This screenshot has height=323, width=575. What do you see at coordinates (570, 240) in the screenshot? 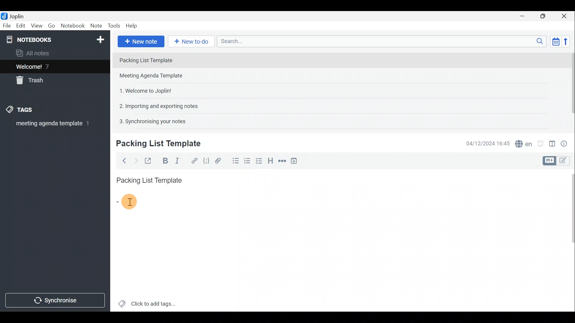
I see `Scroll bar` at bounding box center [570, 240].